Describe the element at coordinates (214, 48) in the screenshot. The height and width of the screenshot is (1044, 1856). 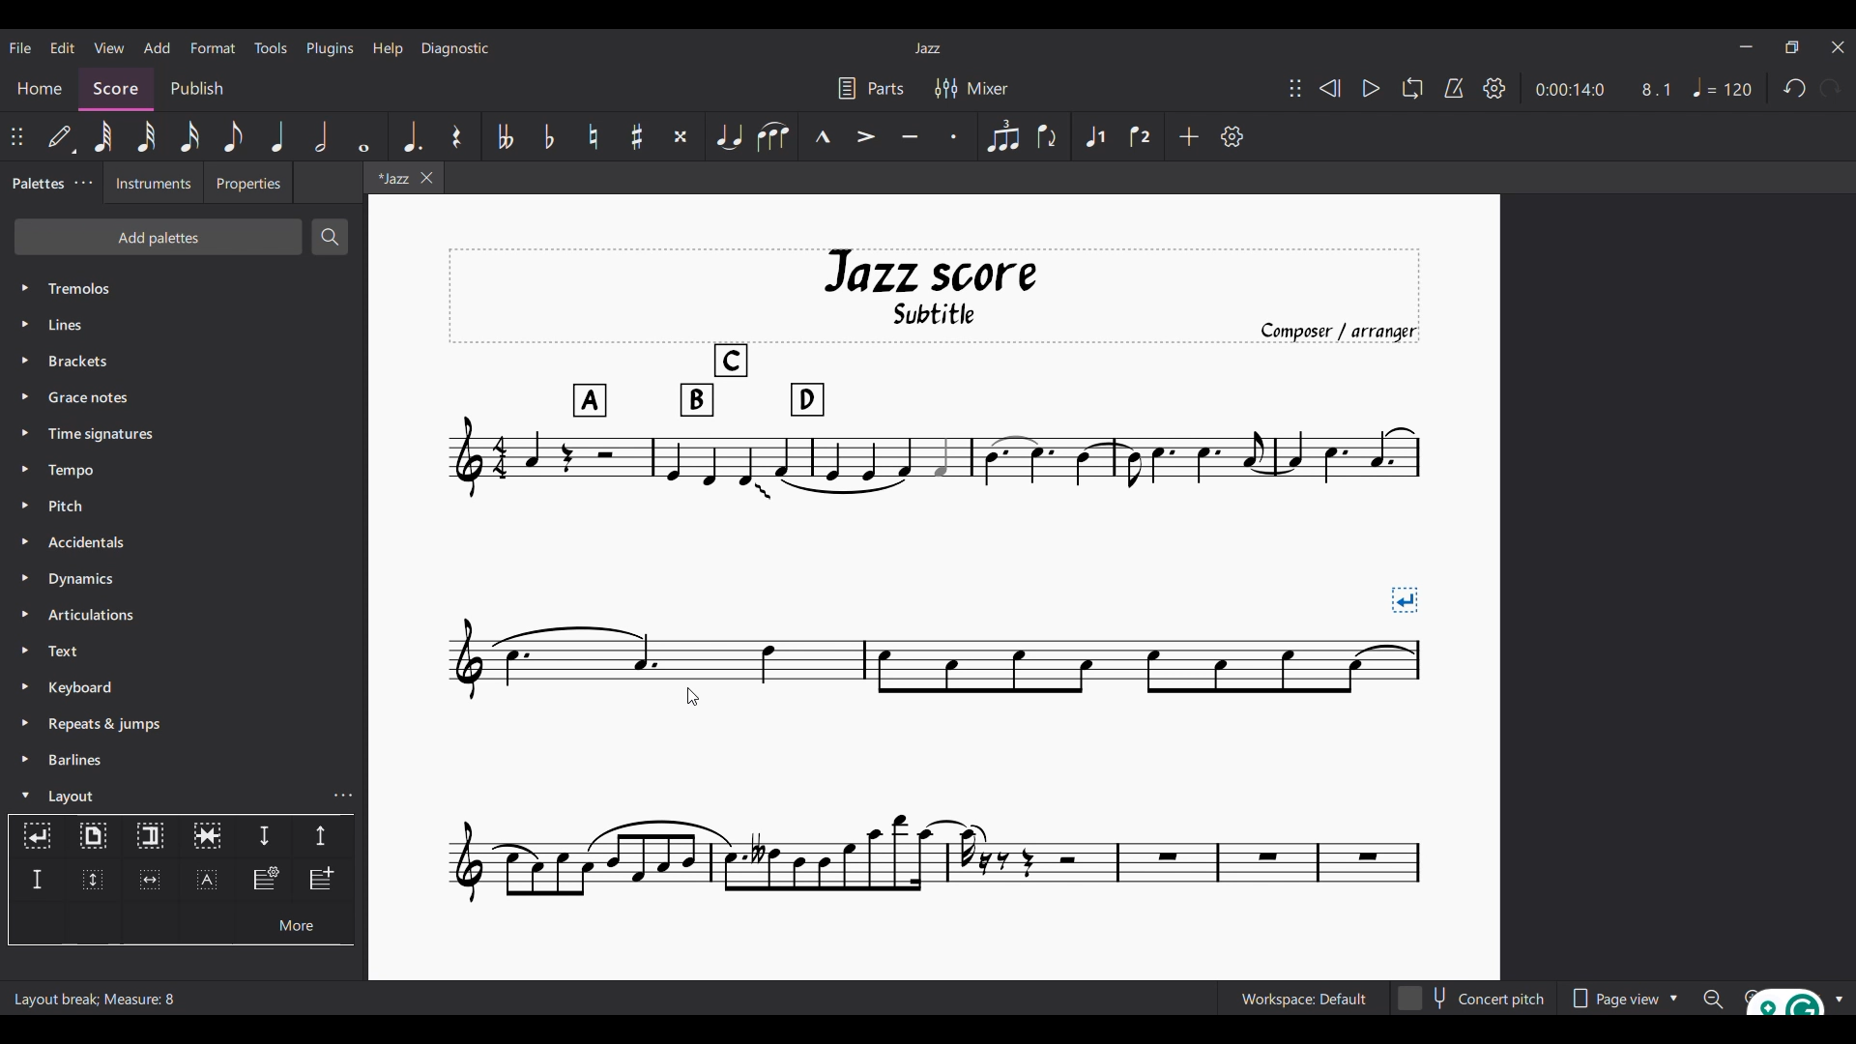
I see `Format menu` at that location.